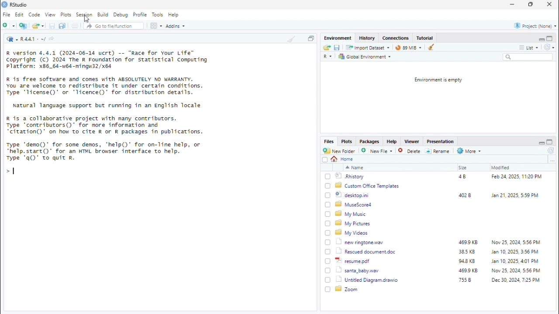 The height and width of the screenshot is (314, 559). I want to click on Files, so click(329, 141).